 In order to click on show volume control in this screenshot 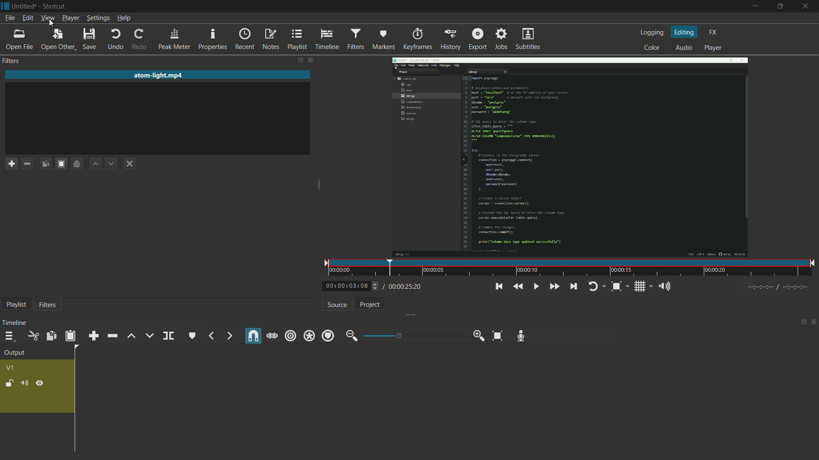, I will do `click(665, 286)`.